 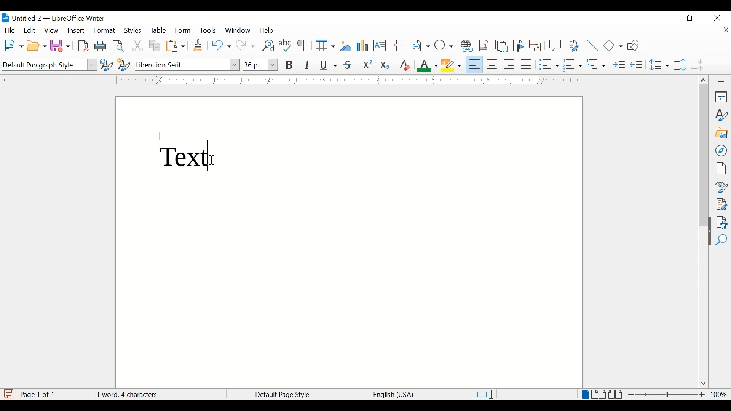 I want to click on increase paragraph spacing, so click(x=680, y=65).